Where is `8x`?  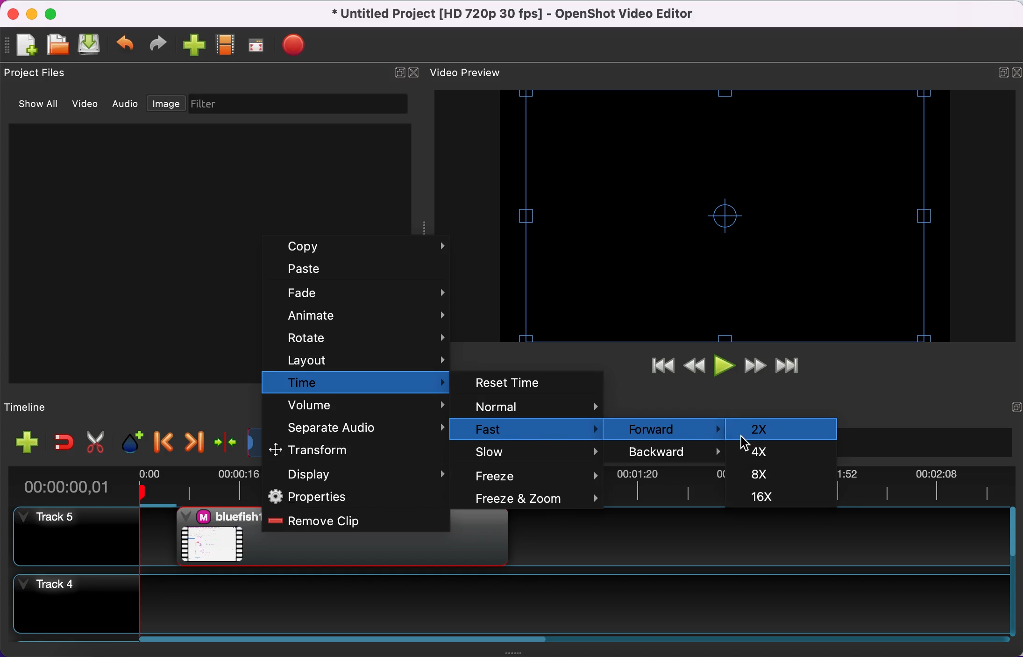 8x is located at coordinates (775, 472).